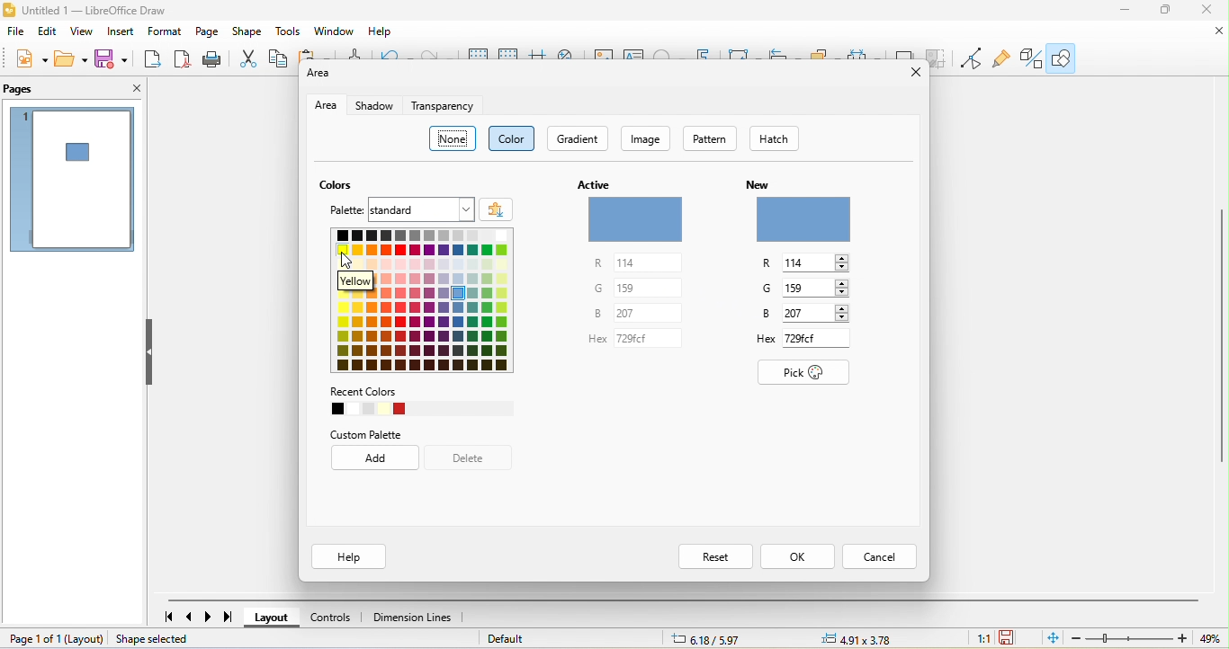 This screenshot has height=649, width=1229. What do you see at coordinates (362, 281) in the screenshot?
I see `yellow` at bounding box center [362, 281].